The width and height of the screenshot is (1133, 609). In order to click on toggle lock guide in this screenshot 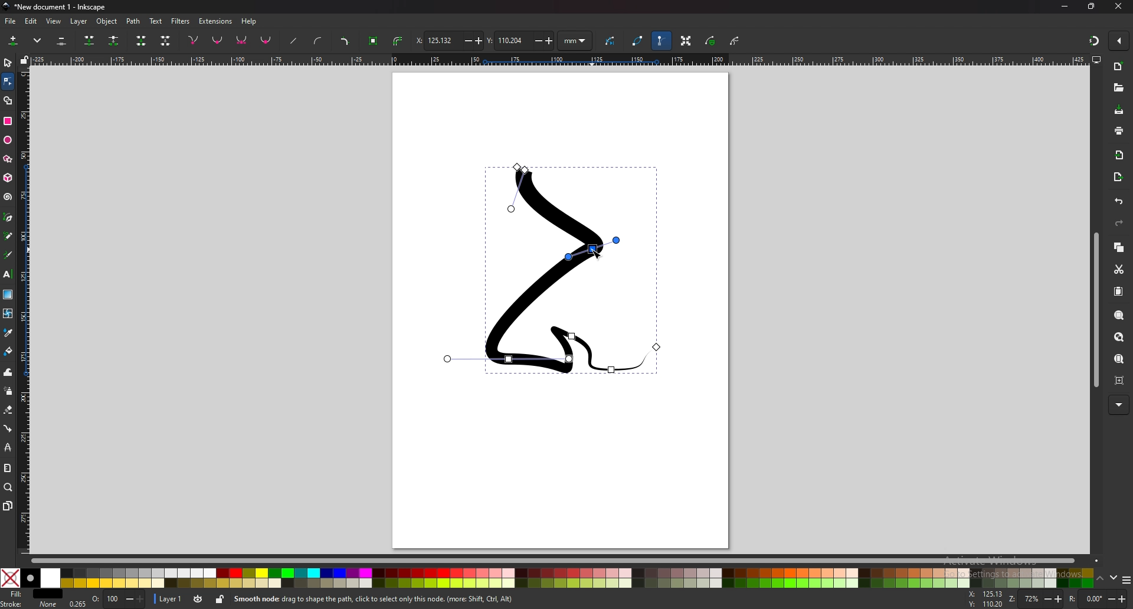, I will do `click(25, 60)`.